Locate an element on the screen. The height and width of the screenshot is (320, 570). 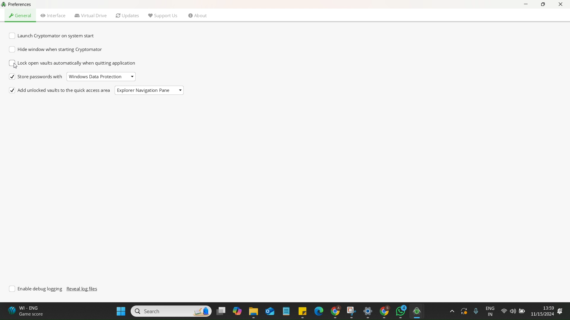
Updates is located at coordinates (128, 16).